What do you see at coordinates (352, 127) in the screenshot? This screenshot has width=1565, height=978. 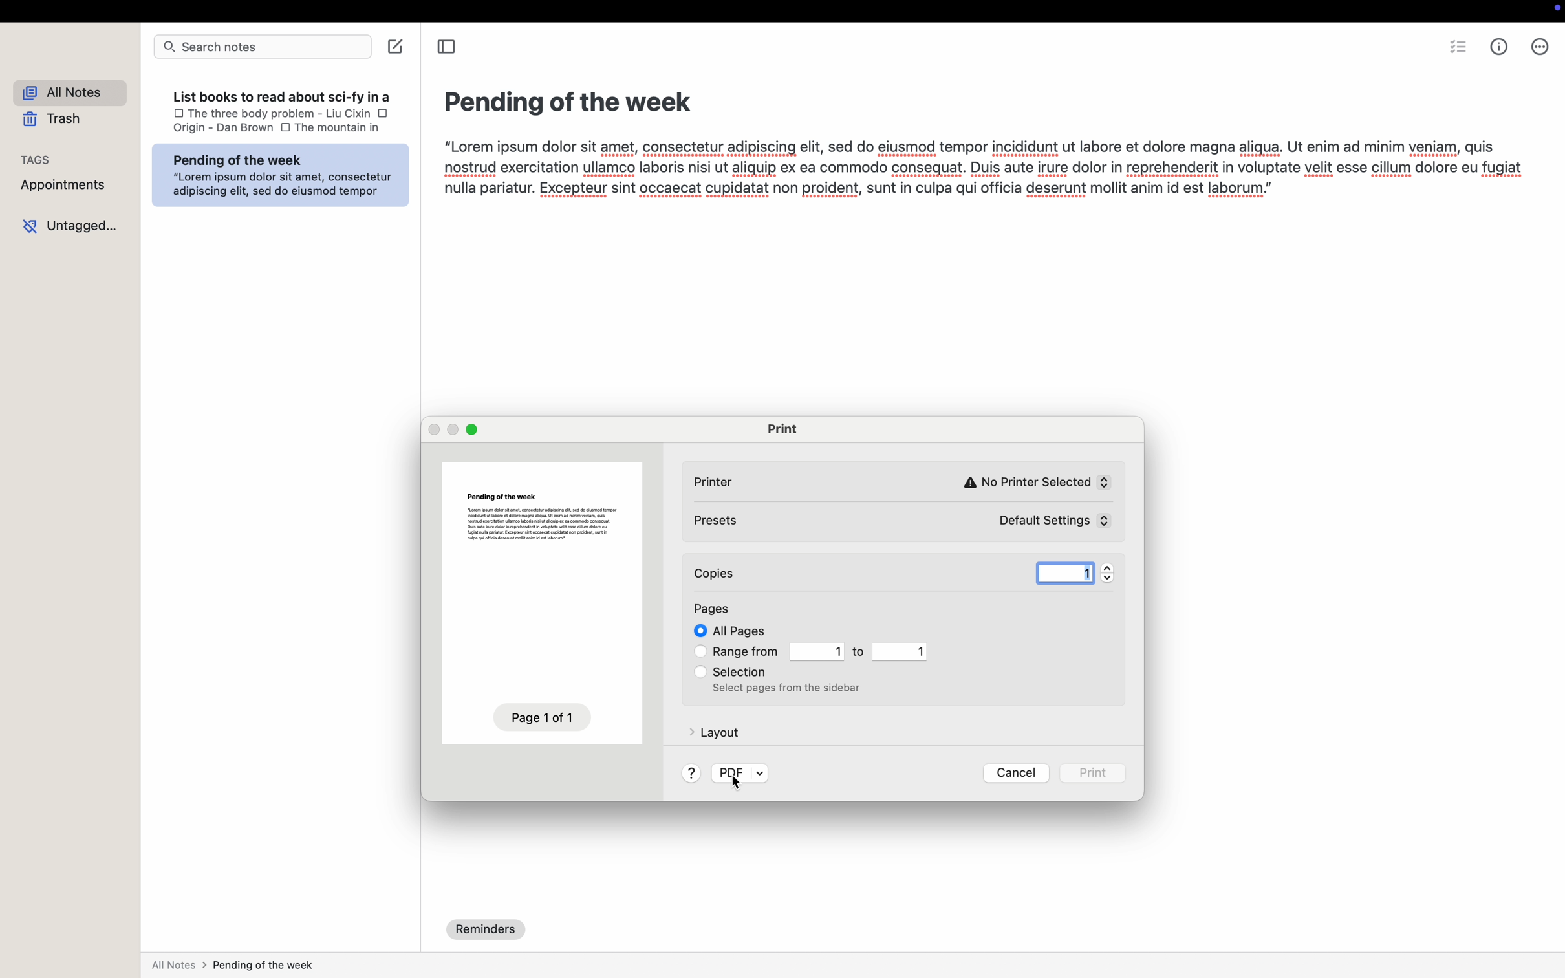 I see `the mountyain in` at bounding box center [352, 127].